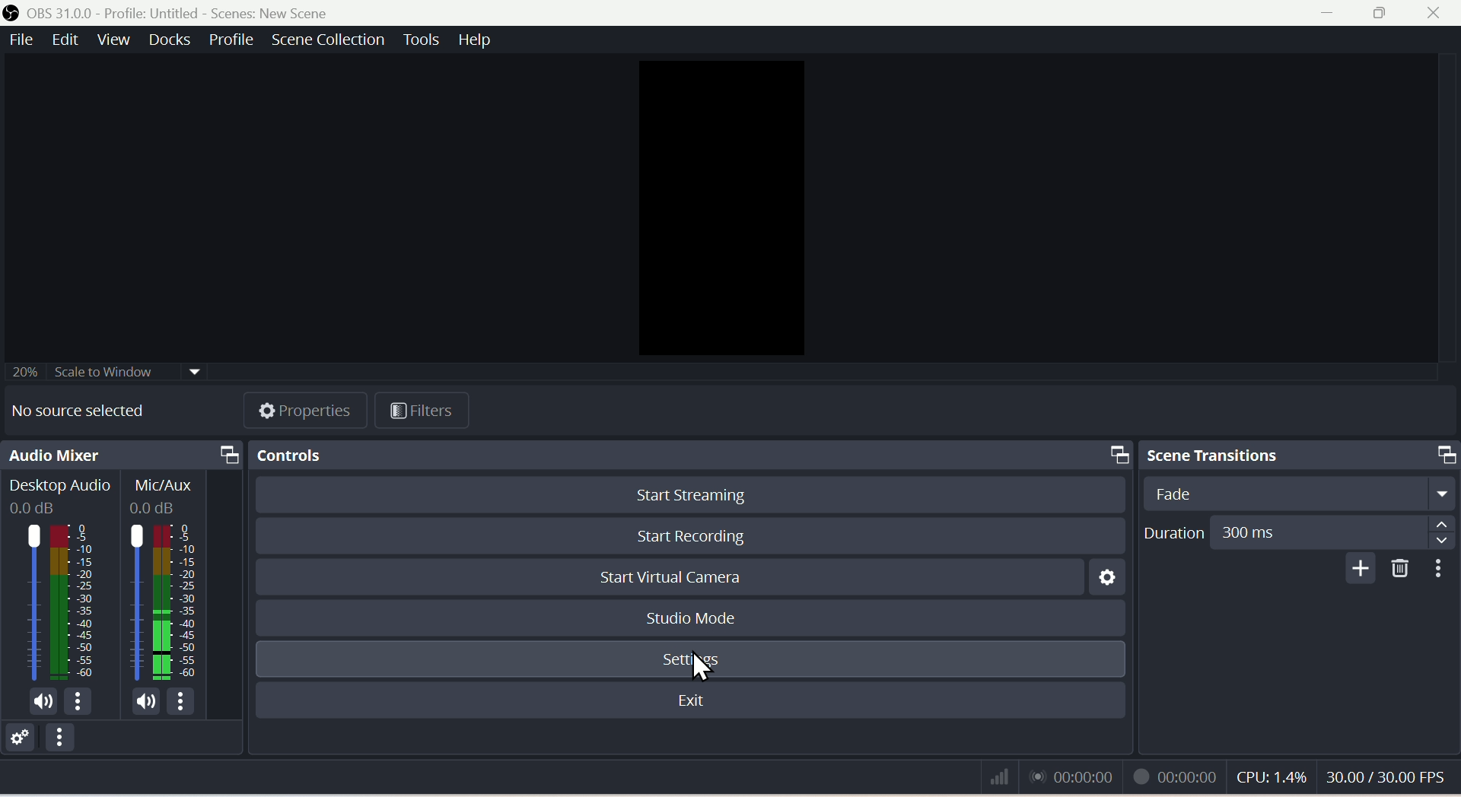 The width and height of the screenshot is (1461, 797). What do you see at coordinates (1438, 14) in the screenshot?
I see `close` at bounding box center [1438, 14].